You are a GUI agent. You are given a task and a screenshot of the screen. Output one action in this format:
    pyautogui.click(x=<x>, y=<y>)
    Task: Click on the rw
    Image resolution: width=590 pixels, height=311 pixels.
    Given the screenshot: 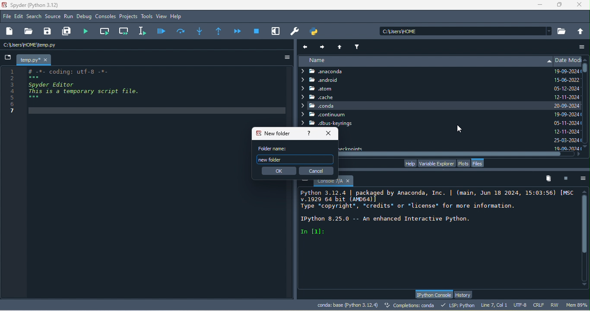 What is the action you would take?
    pyautogui.click(x=555, y=305)
    